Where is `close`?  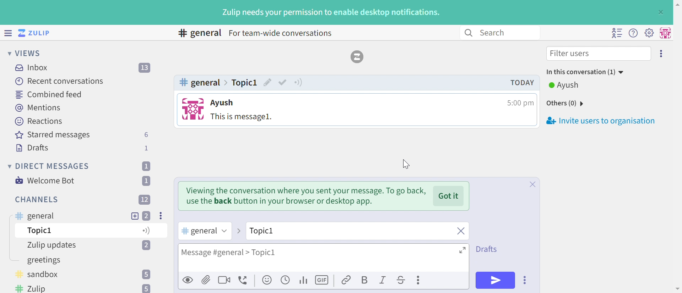
close is located at coordinates (460, 232).